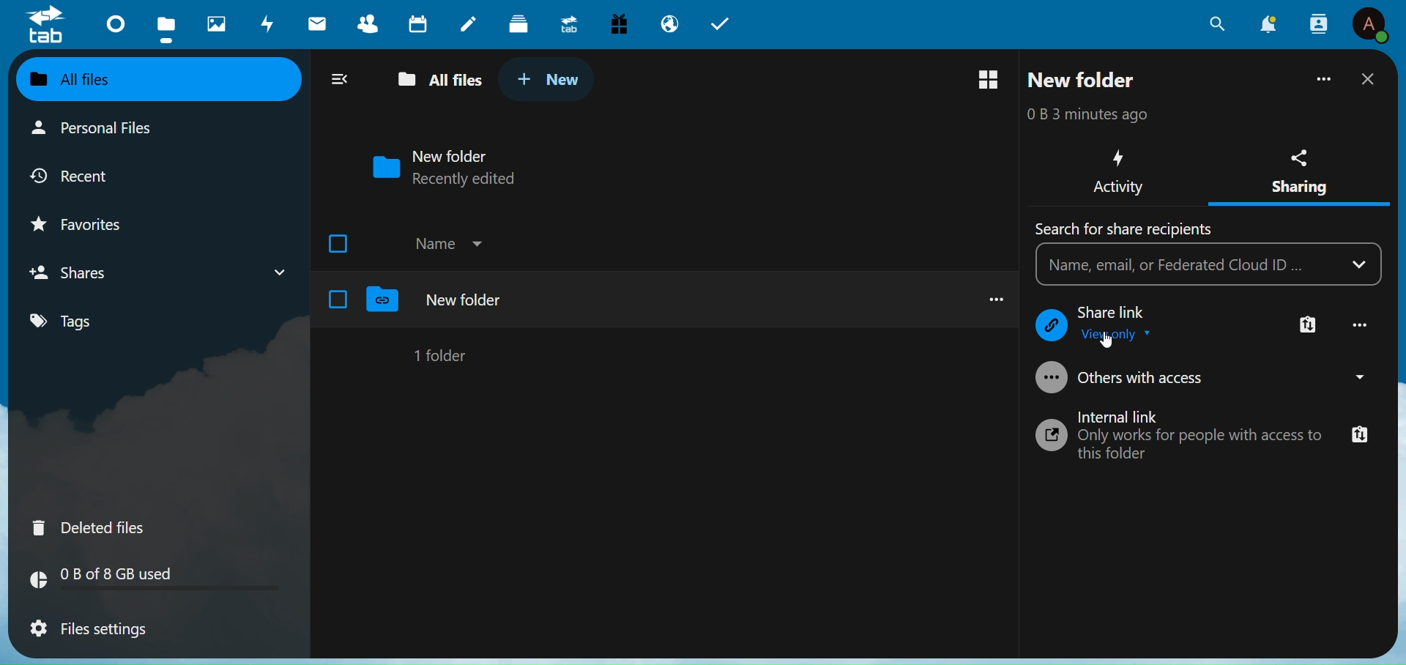 Image resolution: width=1406 pixels, height=665 pixels. I want to click on Notes, so click(466, 21).